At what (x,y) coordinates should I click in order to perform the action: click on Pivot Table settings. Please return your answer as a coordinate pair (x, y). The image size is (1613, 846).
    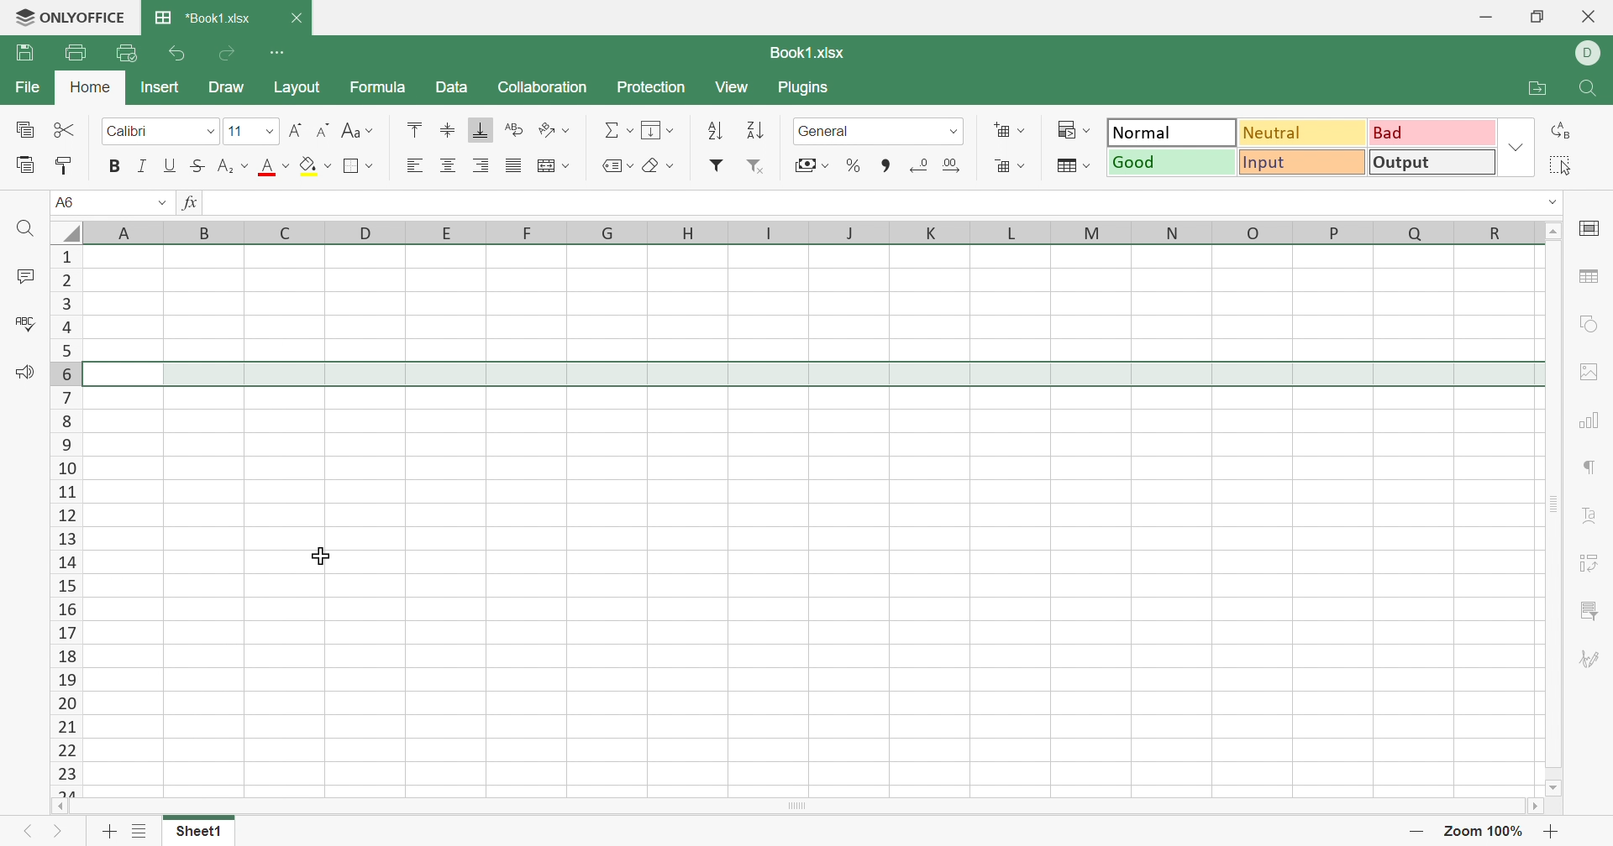
    Looking at the image, I should click on (1591, 564).